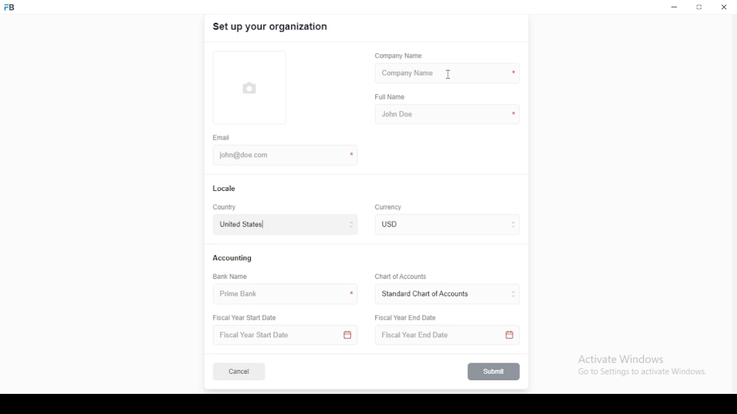 This screenshot has width=737, height=414. I want to click on accounting, so click(233, 258).